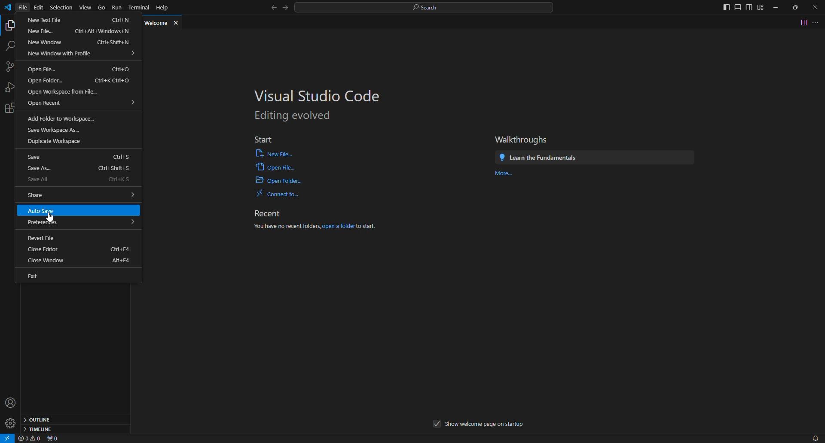 The image size is (825, 443). Describe the element at coordinates (275, 167) in the screenshot. I see `open file` at that location.